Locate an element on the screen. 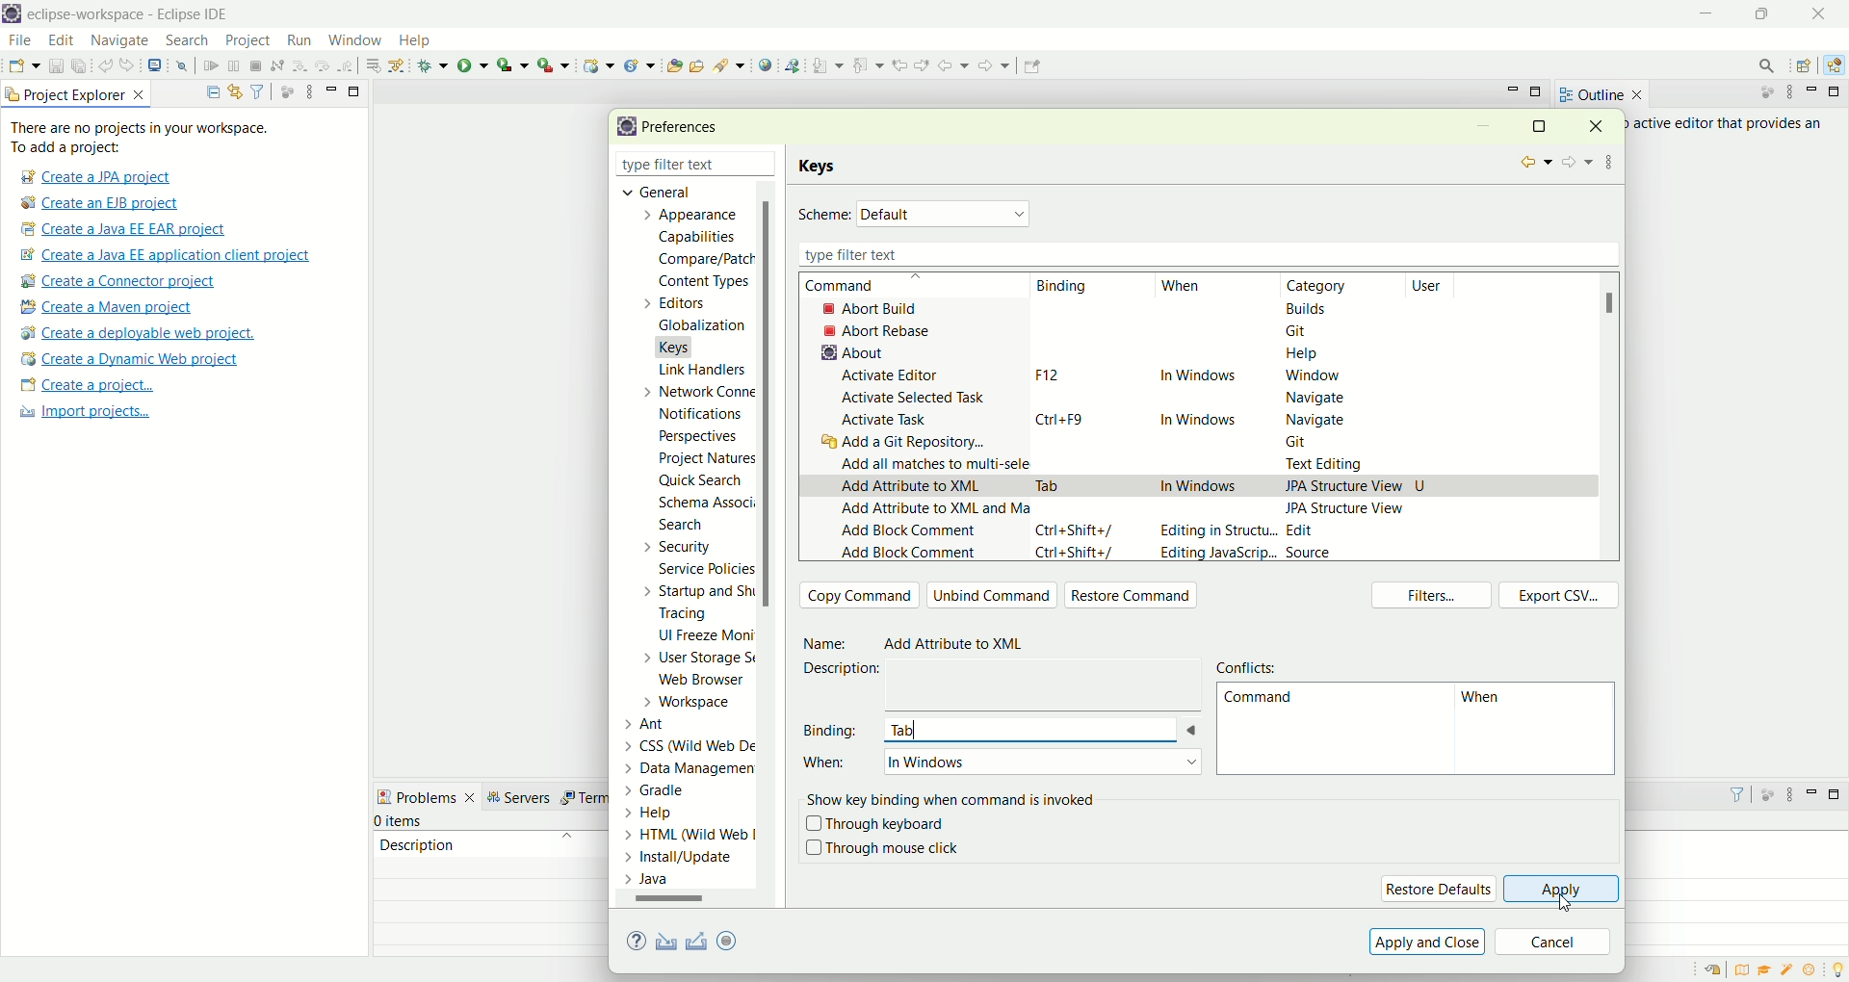 This screenshot has width=1849, height=982. help is located at coordinates (1303, 357).